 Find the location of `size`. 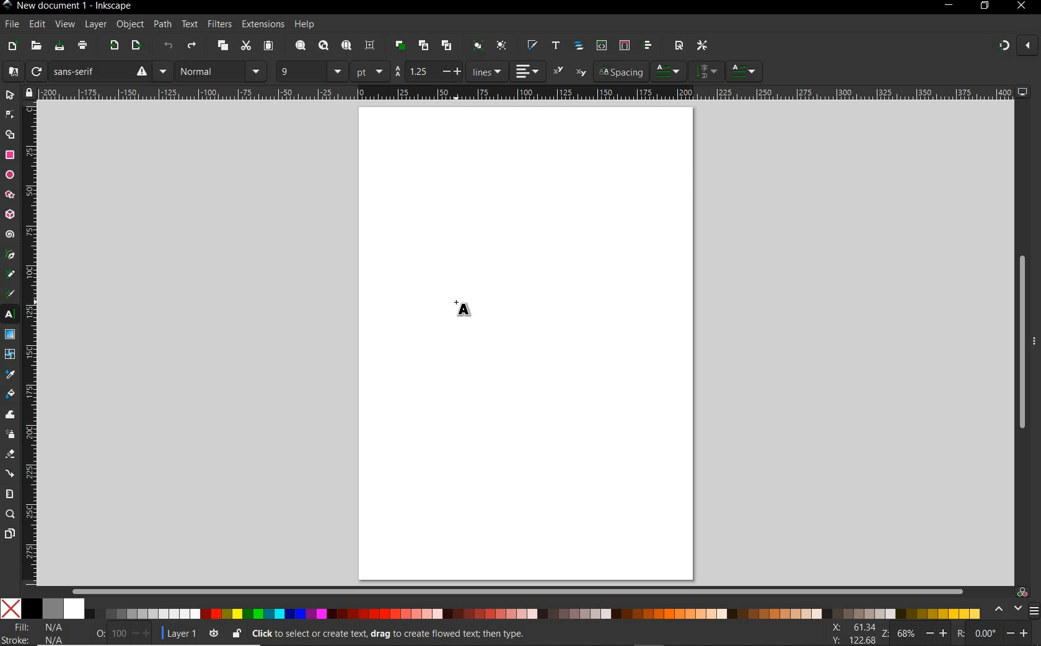

size is located at coordinates (338, 71).